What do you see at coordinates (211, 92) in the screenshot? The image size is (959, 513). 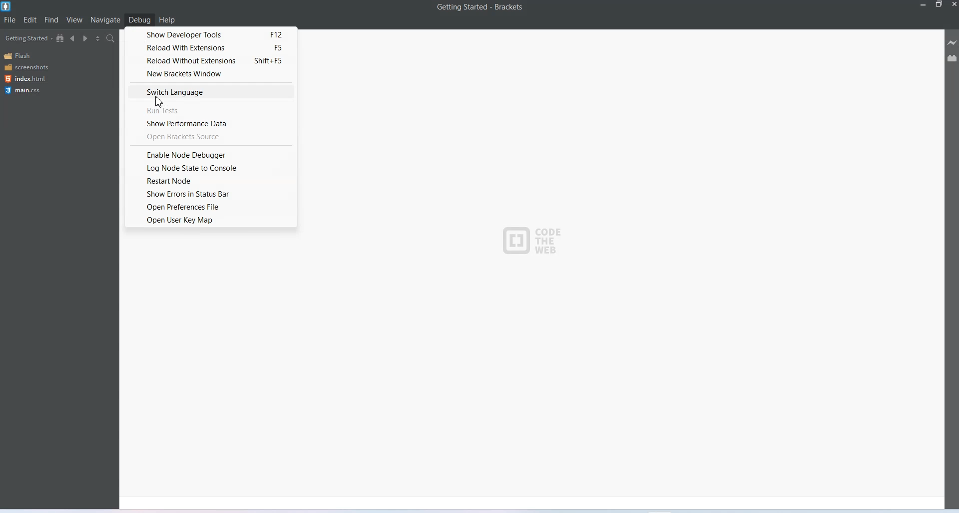 I see `Which language` at bounding box center [211, 92].